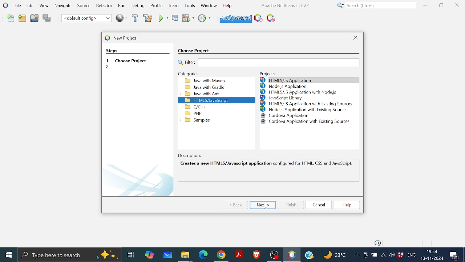 Image resolution: width=465 pixels, height=262 pixels. What do you see at coordinates (192, 51) in the screenshot?
I see `choose project` at bounding box center [192, 51].